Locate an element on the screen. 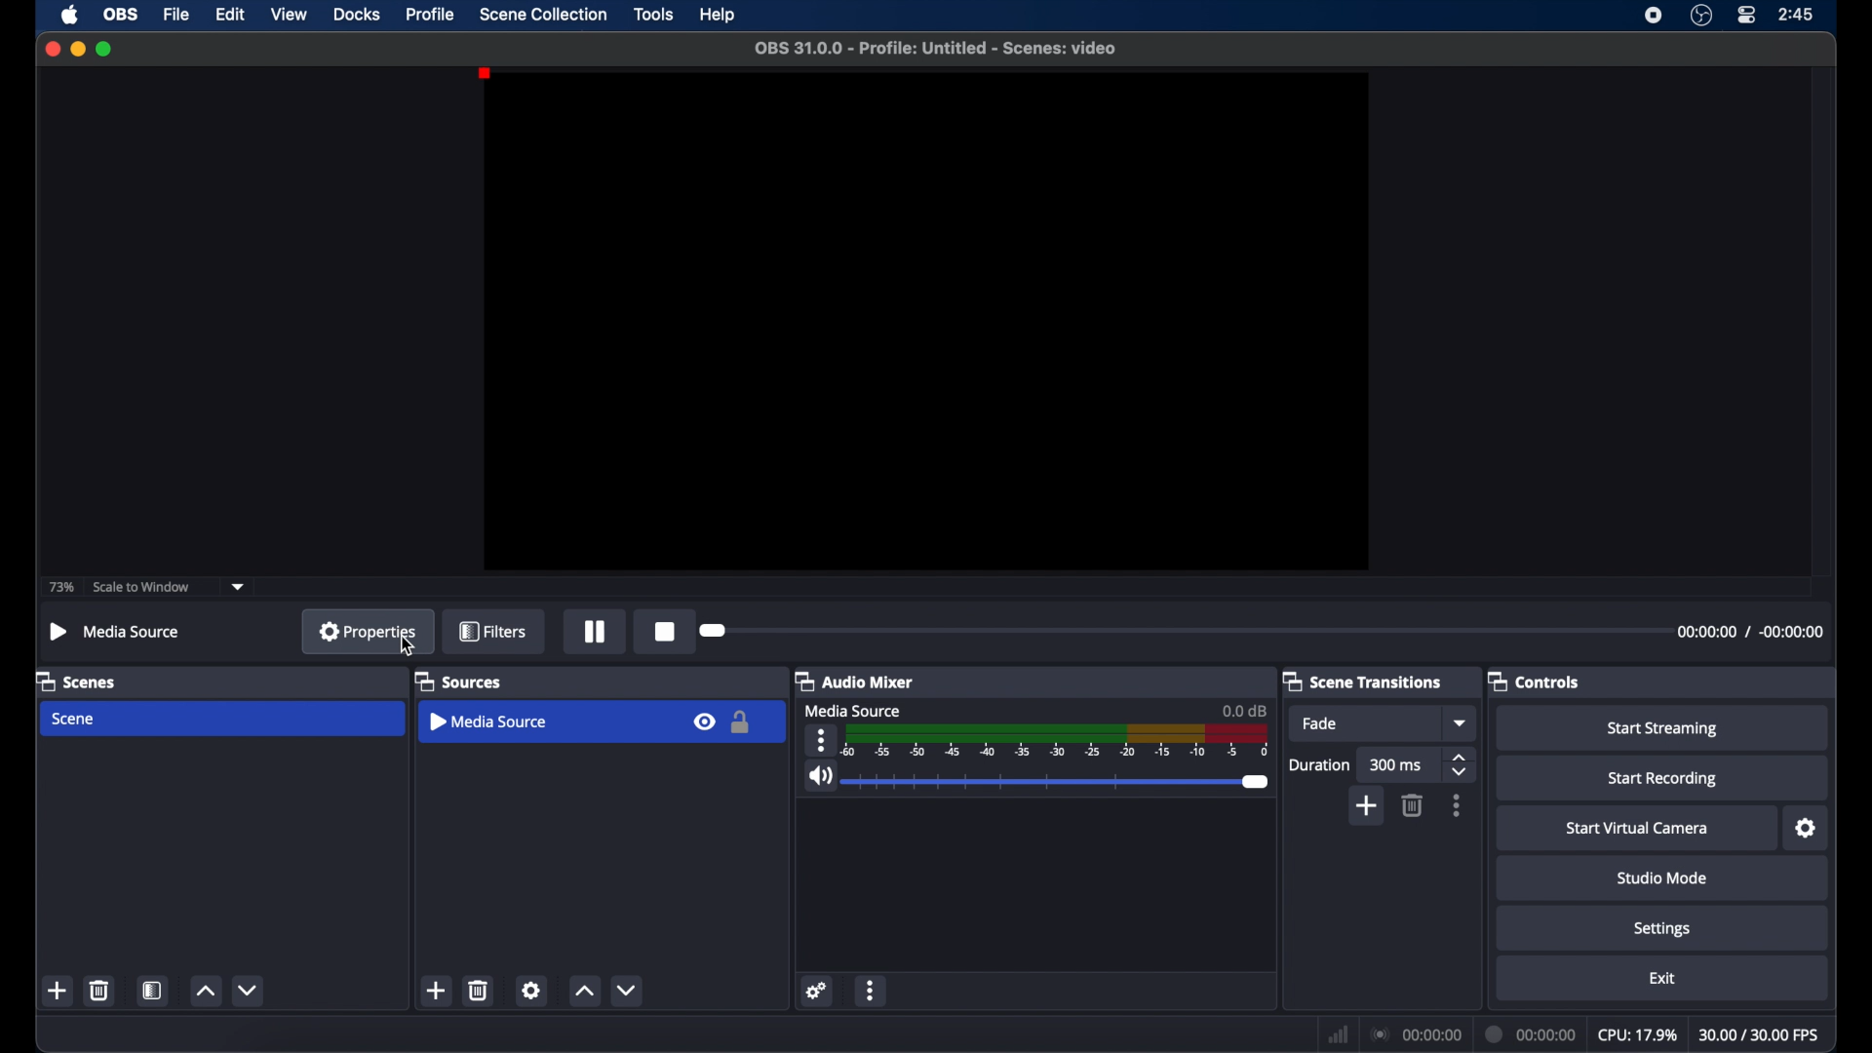  scene filters is located at coordinates (153, 991).